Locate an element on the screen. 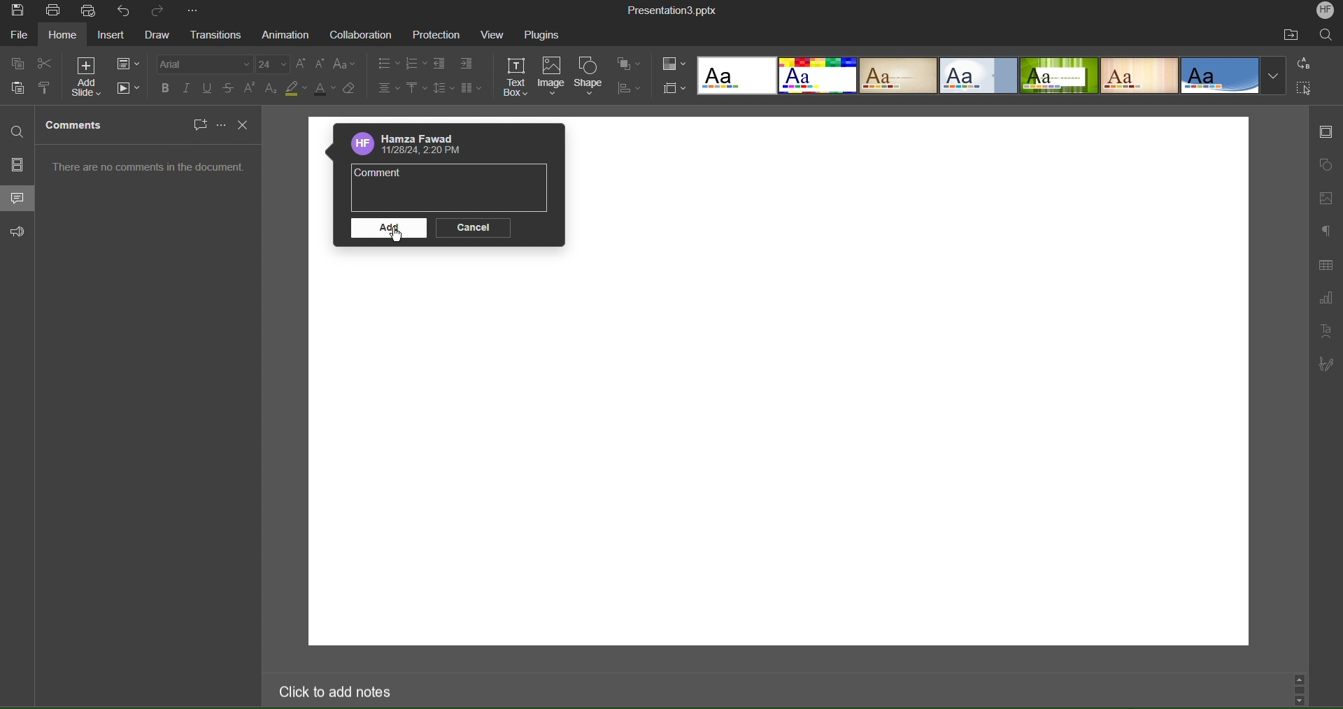 This screenshot has height=709, width=1343. Comments is located at coordinates (76, 126).